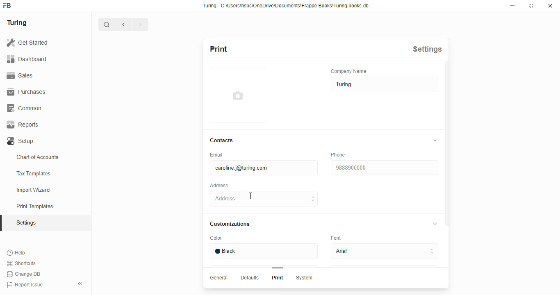 The image size is (560, 295). Describe the element at coordinates (251, 196) in the screenshot. I see `cursor` at that location.